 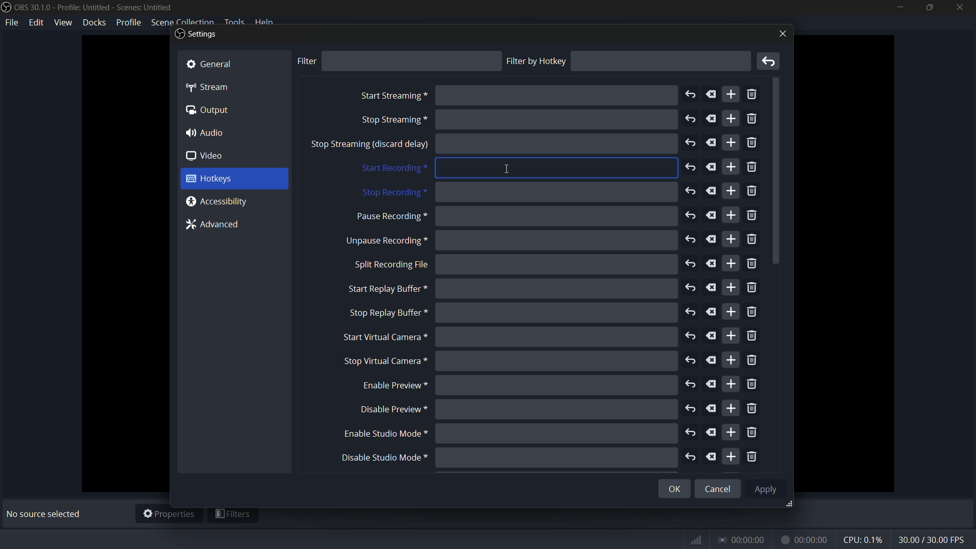 What do you see at coordinates (383, 435) in the screenshot?
I see `enable studio mode` at bounding box center [383, 435].